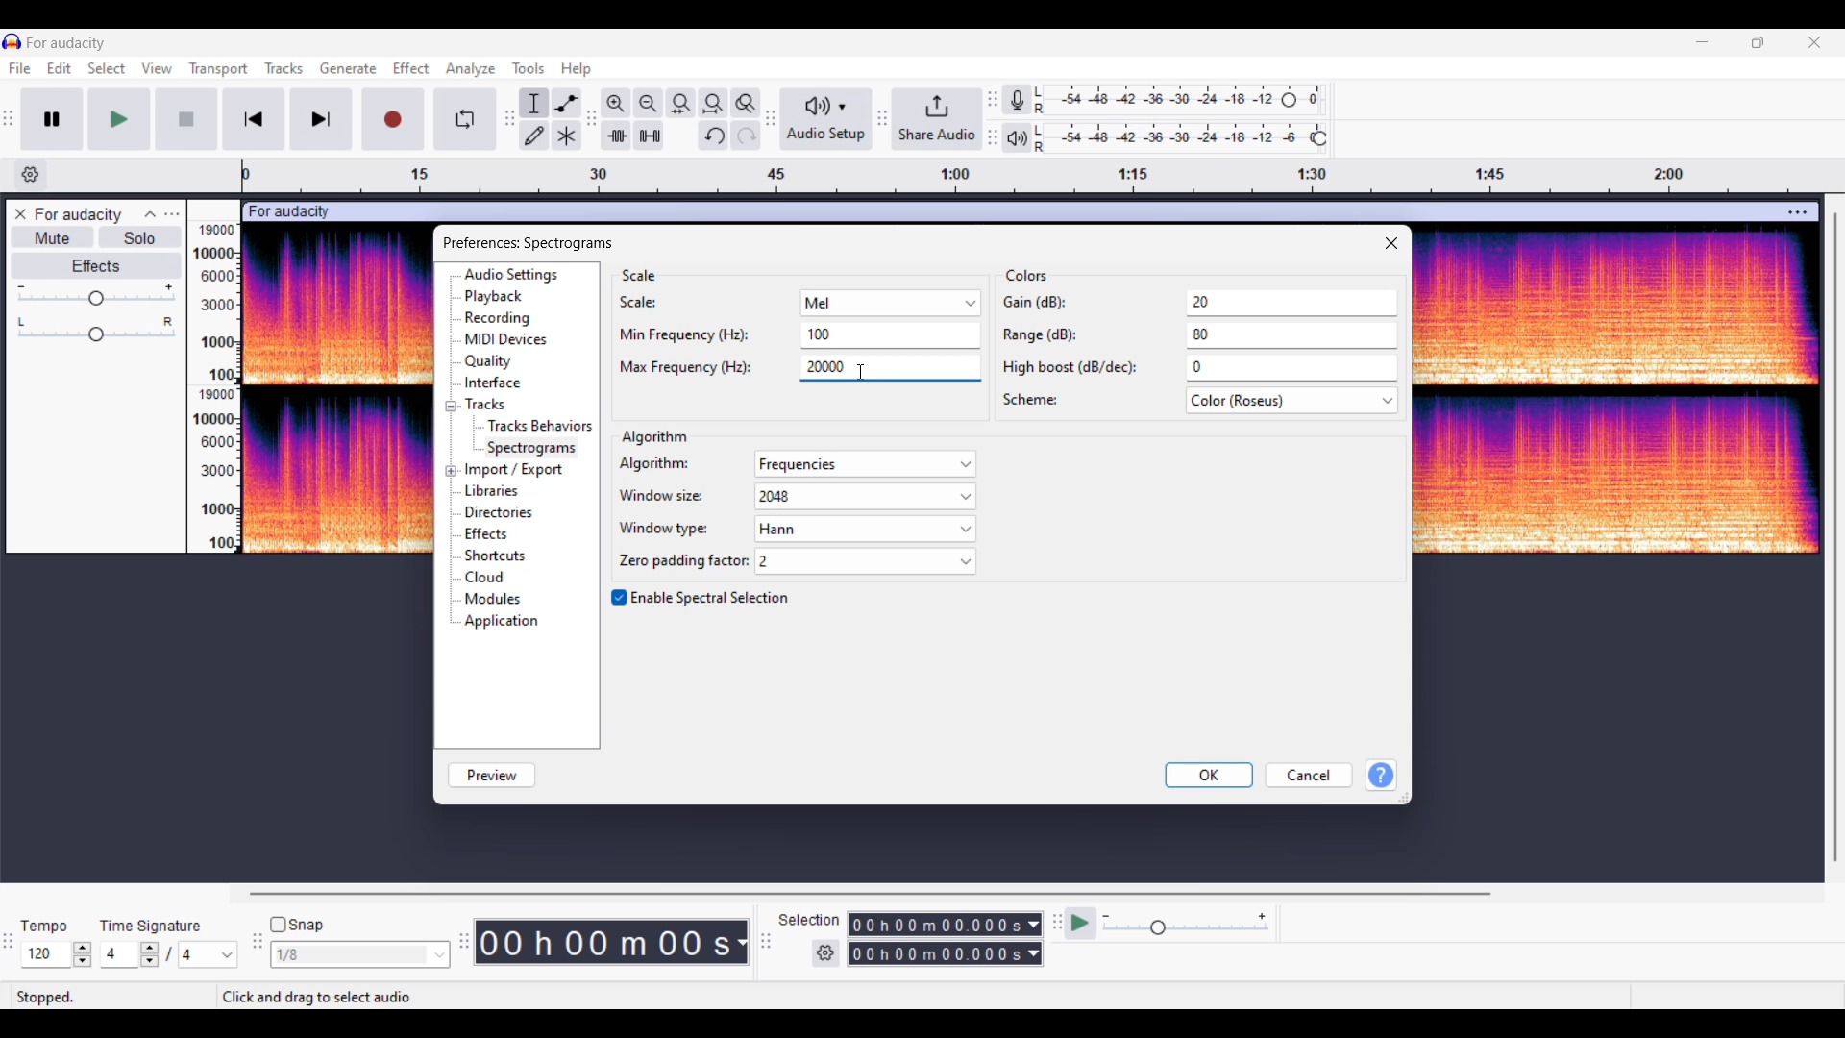  What do you see at coordinates (505, 556) in the screenshot?
I see `shortcuts` at bounding box center [505, 556].